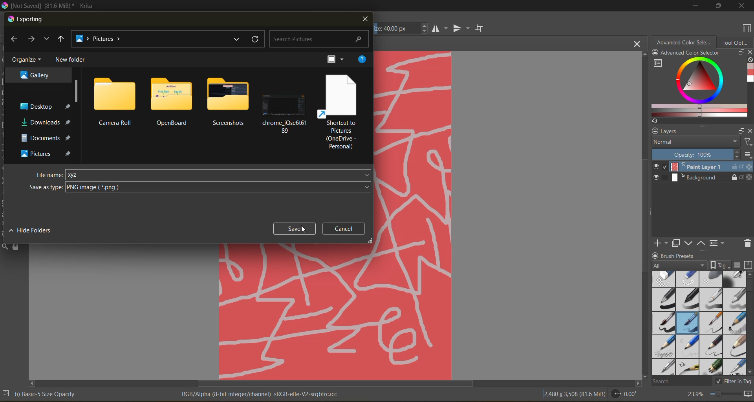 This screenshot has width=754, height=402. I want to click on normal, so click(694, 142).